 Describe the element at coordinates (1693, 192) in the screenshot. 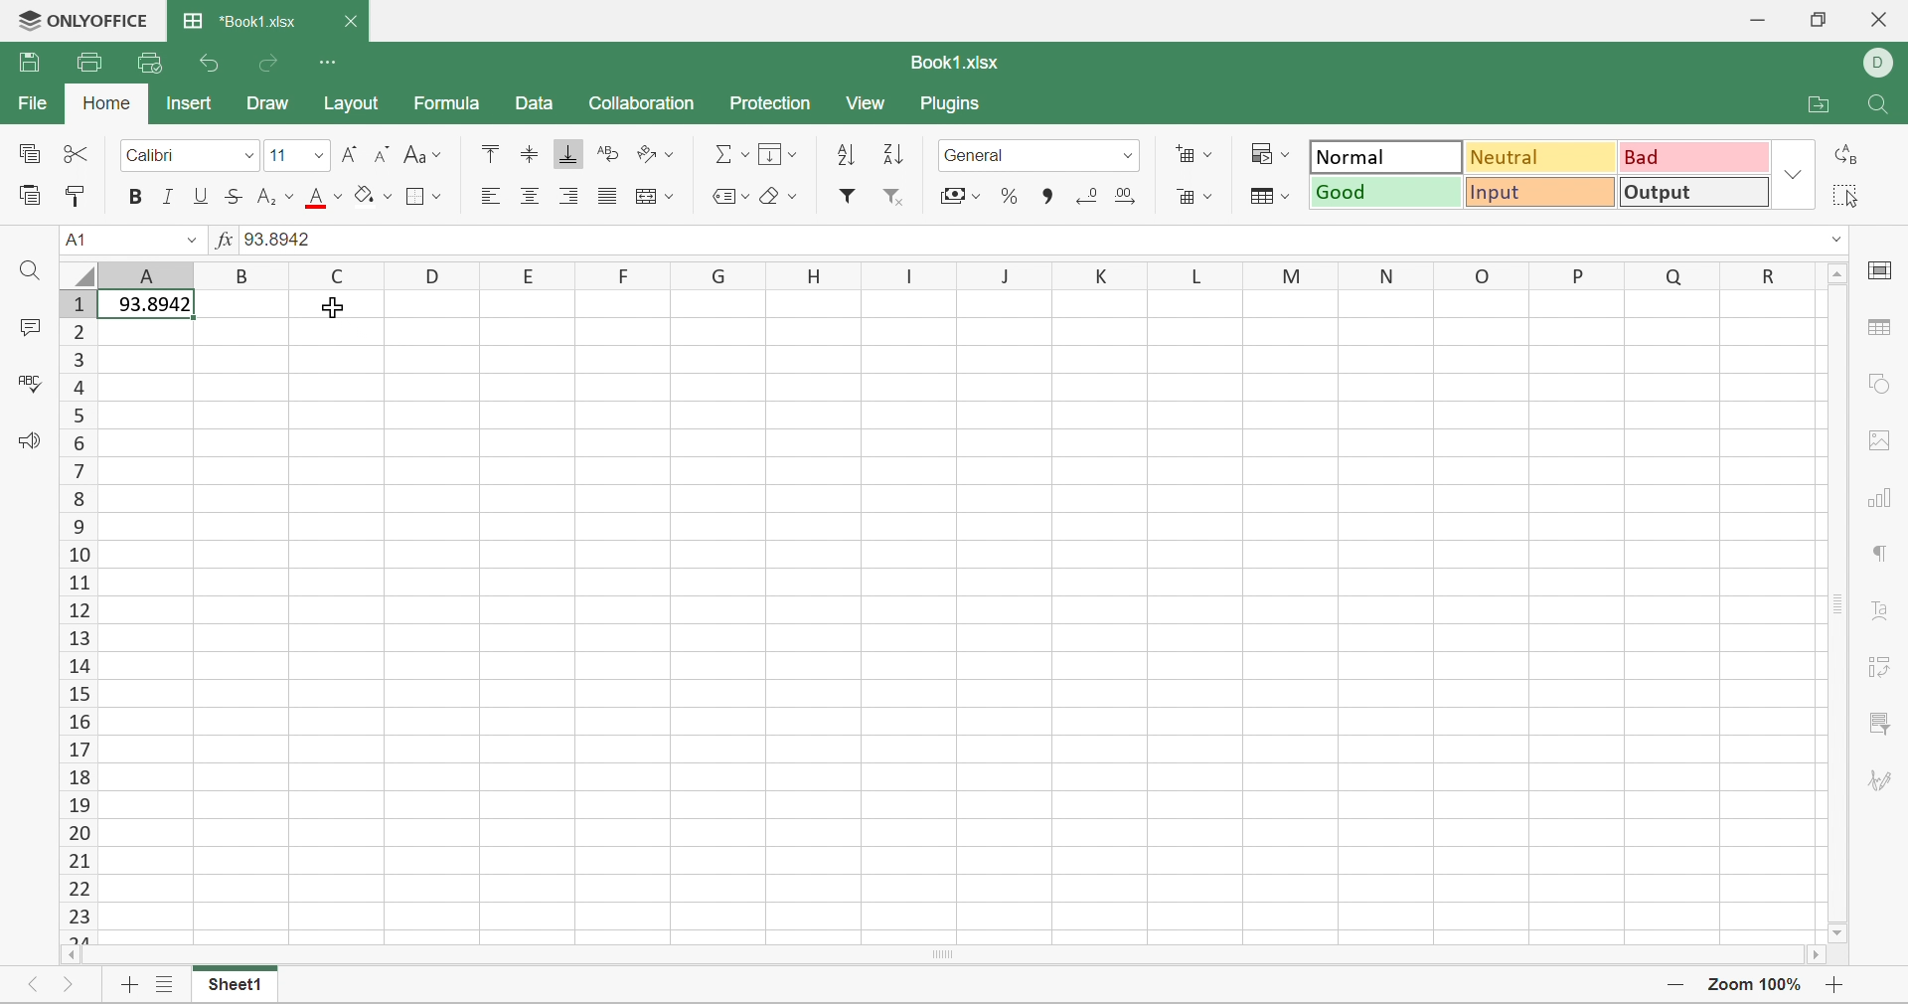

I see `Output` at that location.